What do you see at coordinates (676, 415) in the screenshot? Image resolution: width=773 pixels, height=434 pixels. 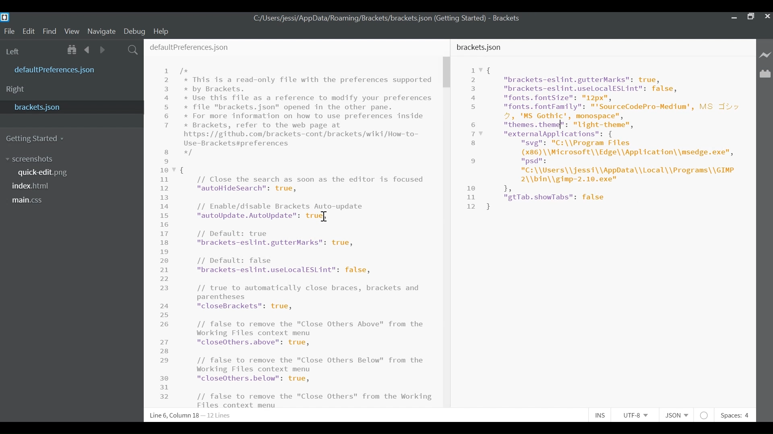 I see `Select File Type` at bounding box center [676, 415].